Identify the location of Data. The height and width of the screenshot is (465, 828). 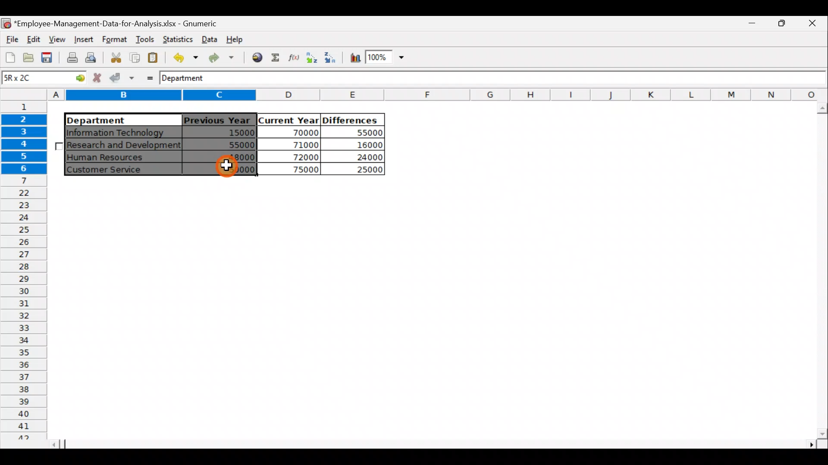
(209, 38).